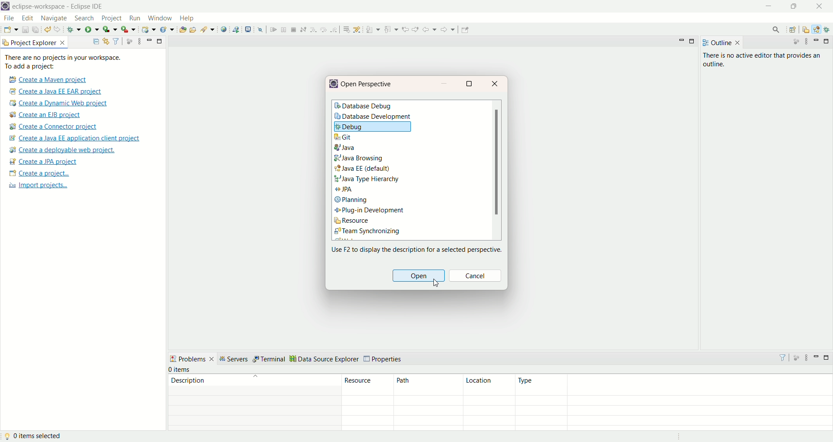 This screenshot has height=442, width=833. What do you see at coordinates (376, 118) in the screenshot?
I see `database development` at bounding box center [376, 118].